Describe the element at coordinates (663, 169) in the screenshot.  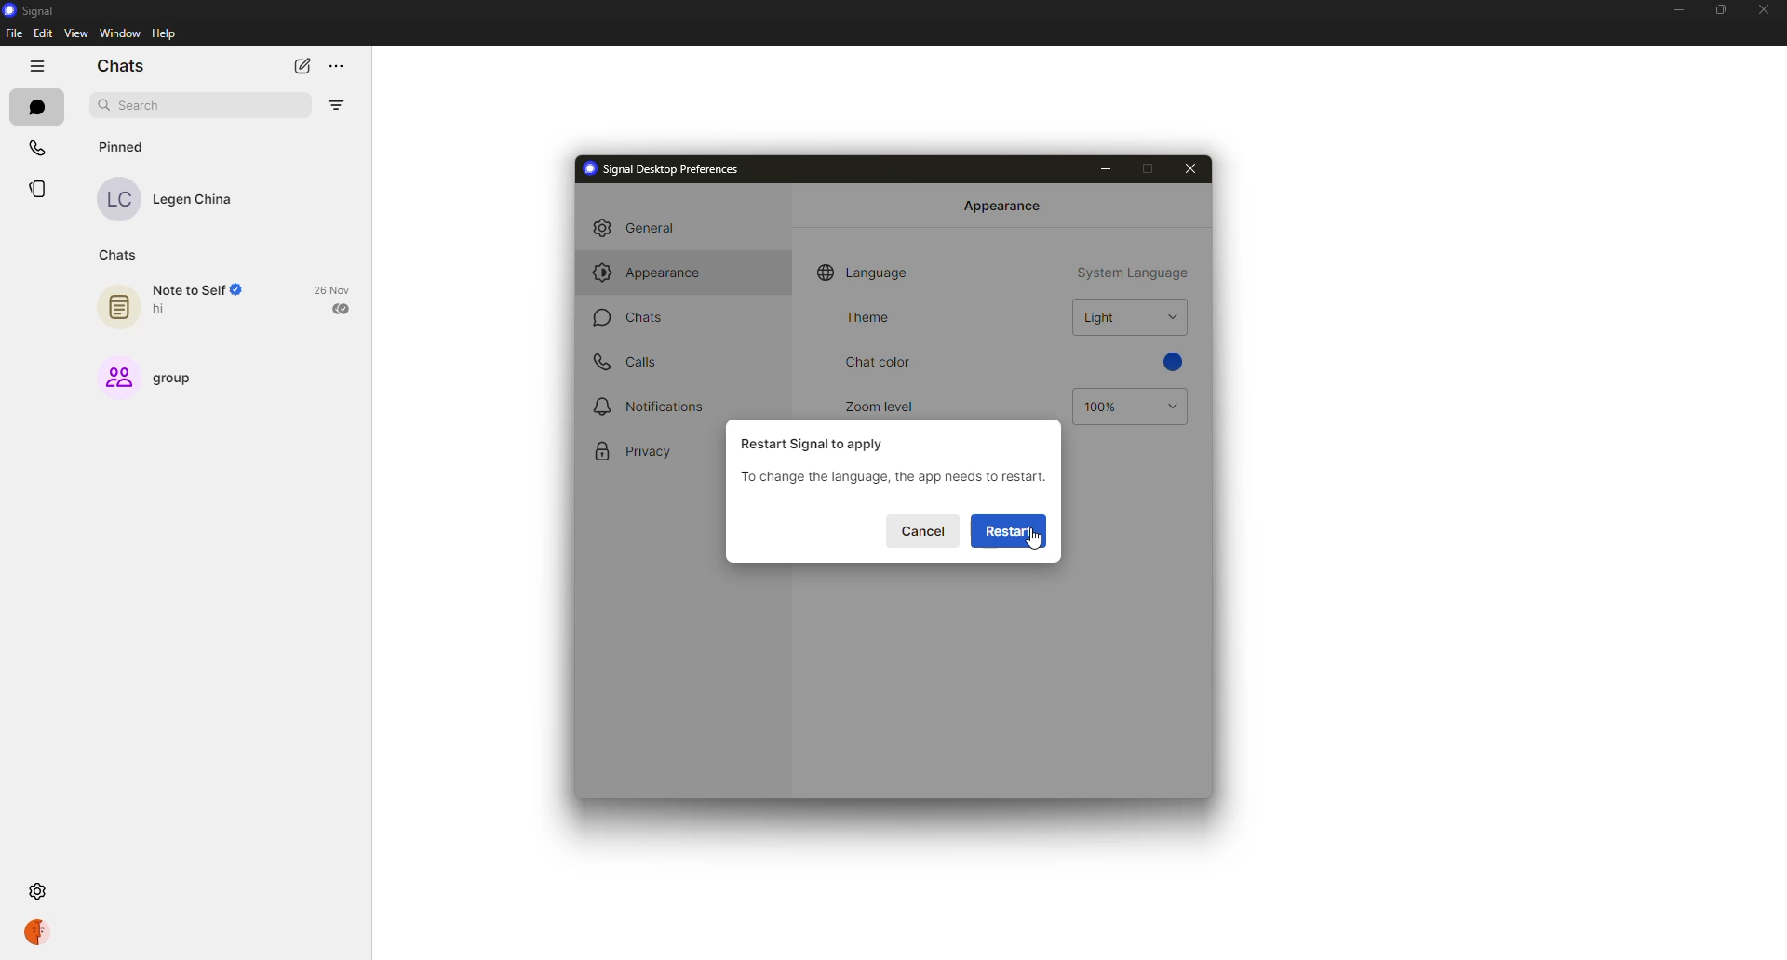
I see `signal desktop preferences` at that location.